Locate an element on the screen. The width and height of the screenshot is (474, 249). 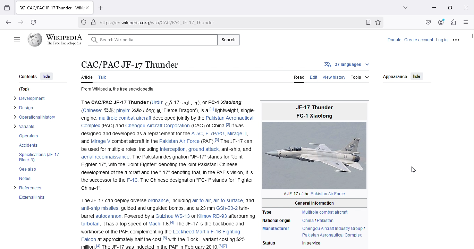
edit is located at coordinates (314, 77).